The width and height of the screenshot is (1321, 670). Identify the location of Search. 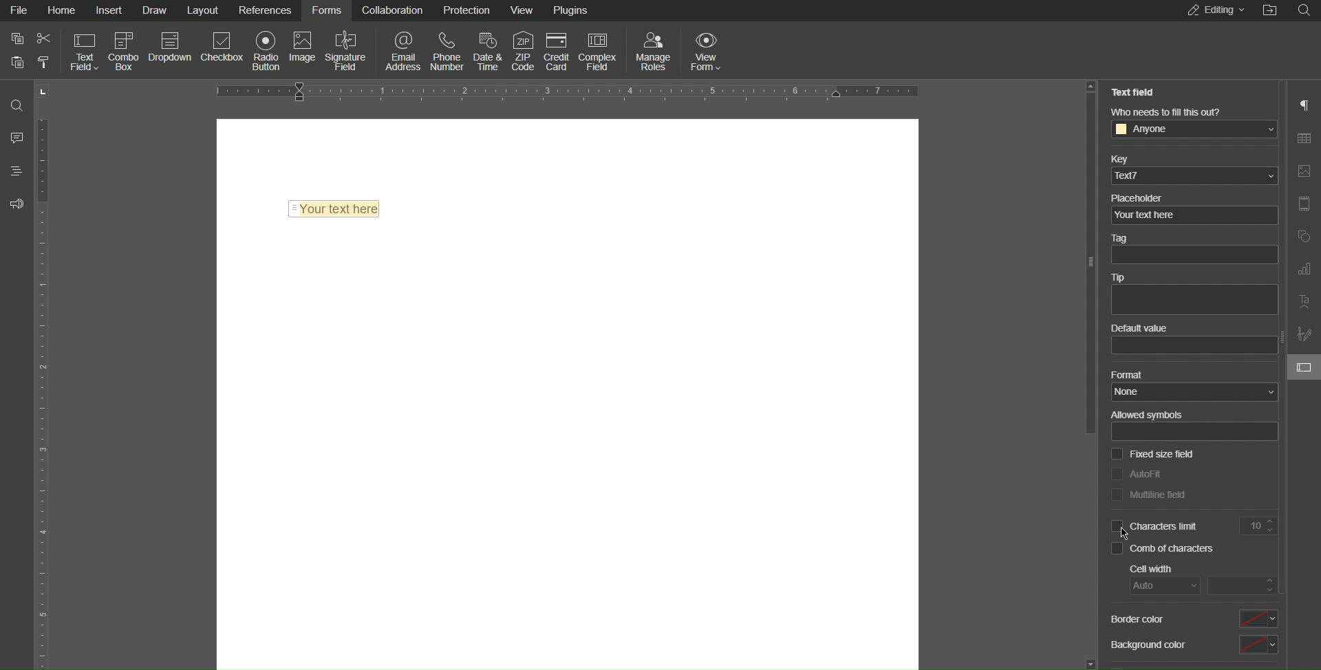
(1307, 10).